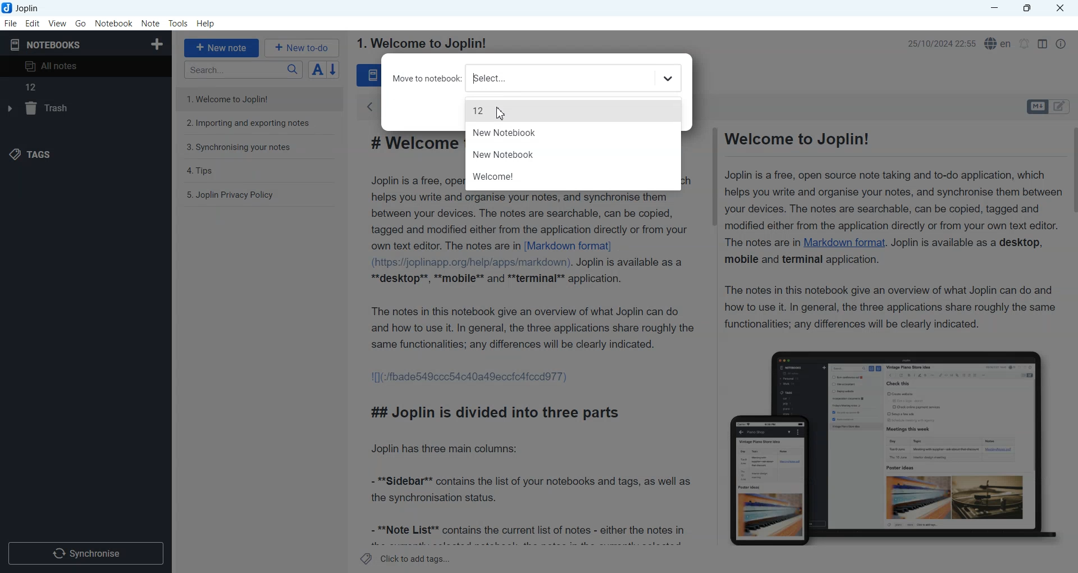  What do you see at coordinates (668, 79) in the screenshot?
I see `Dropdown book for select file` at bounding box center [668, 79].